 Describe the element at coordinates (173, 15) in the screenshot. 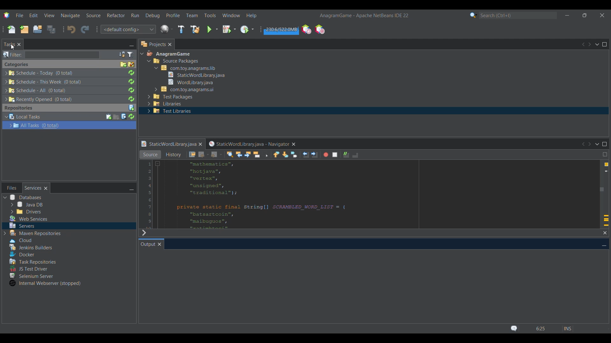

I see `Profile menu` at that location.